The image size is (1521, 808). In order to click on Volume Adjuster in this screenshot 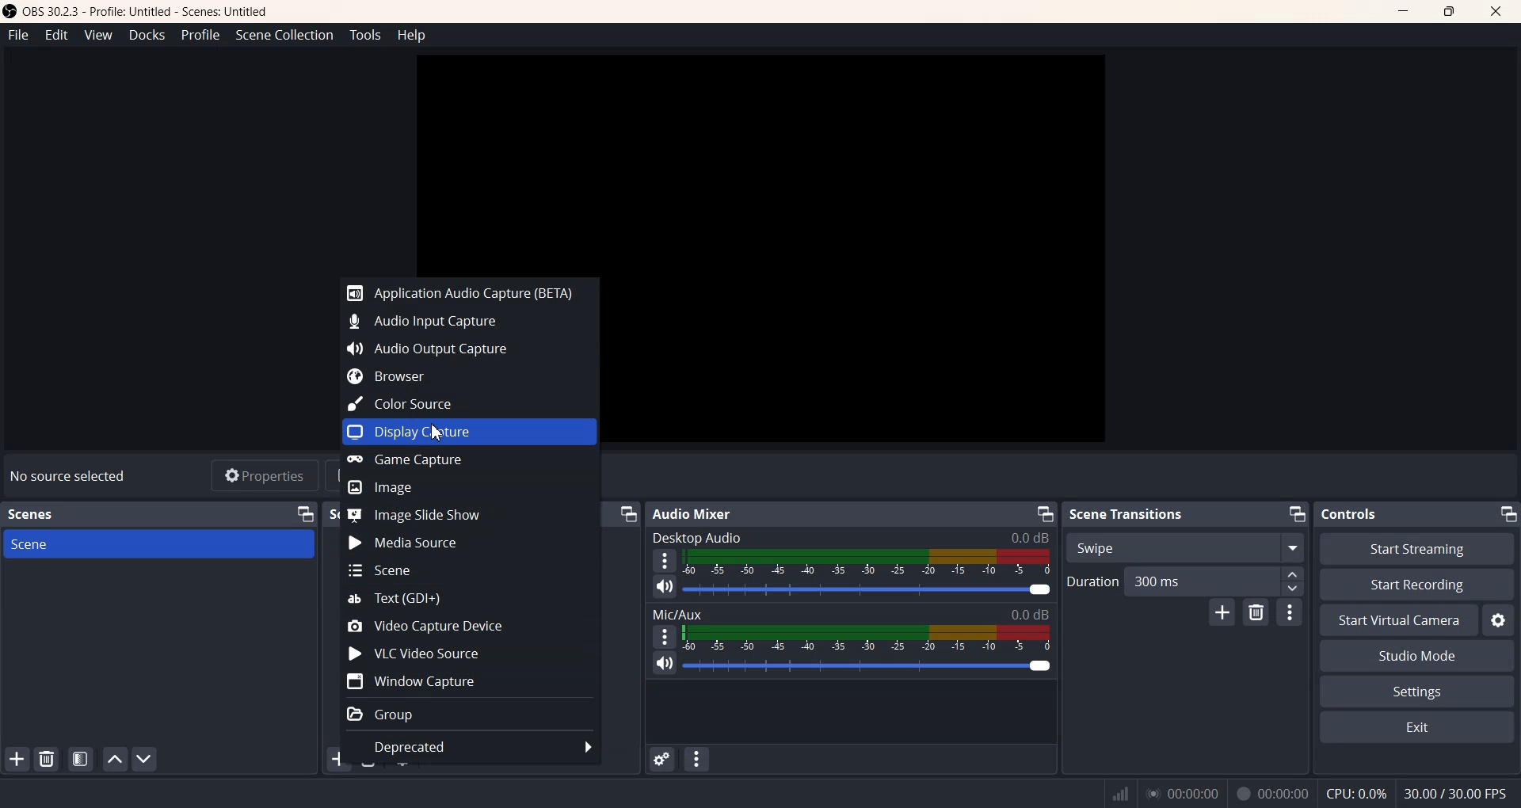, I will do `click(868, 589)`.